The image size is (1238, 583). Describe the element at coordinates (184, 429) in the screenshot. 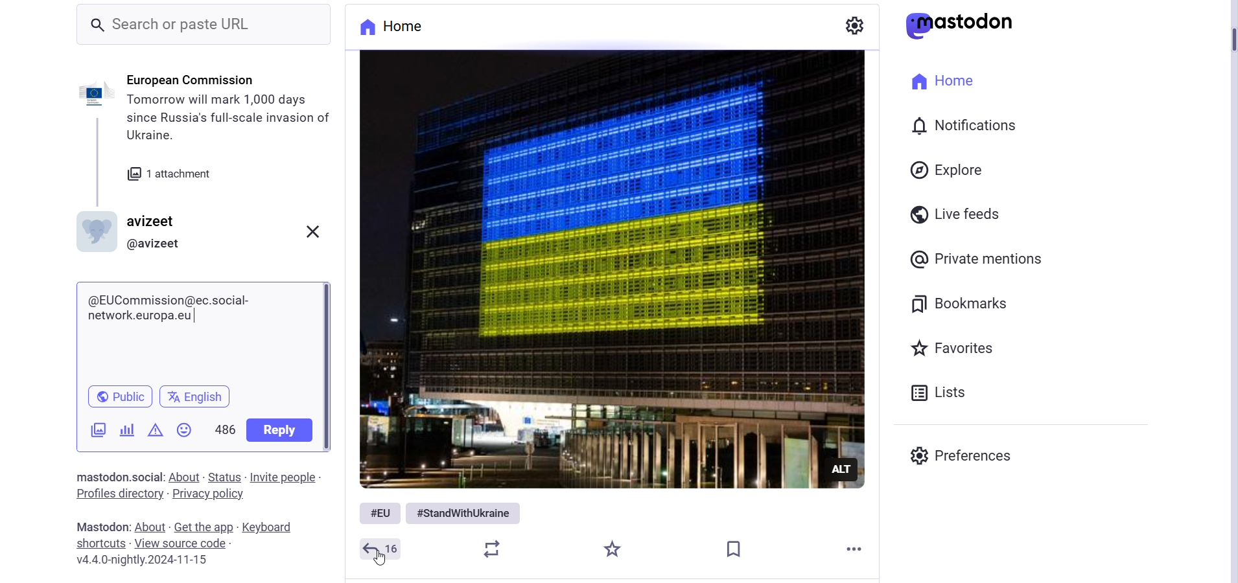

I see `Emojis` at that location.